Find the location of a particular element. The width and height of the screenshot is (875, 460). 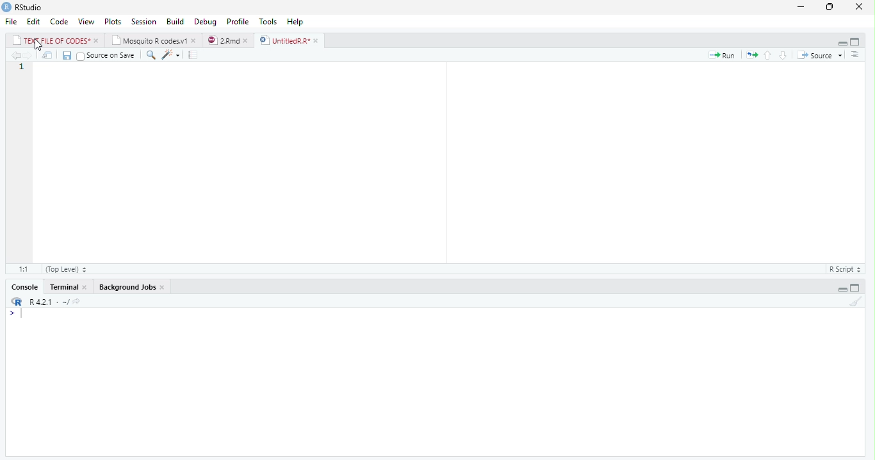

R 4.2.1 - ~/ is located at coordinates (50, 301).